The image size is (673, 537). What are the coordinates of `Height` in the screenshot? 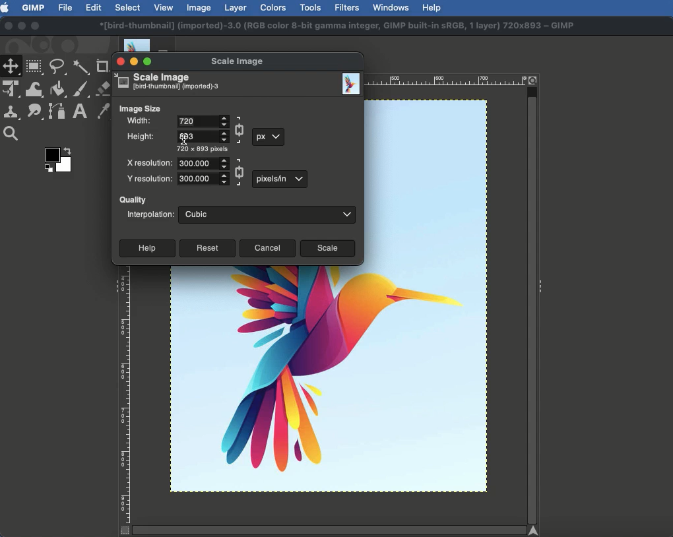 It's located at (143, 138).